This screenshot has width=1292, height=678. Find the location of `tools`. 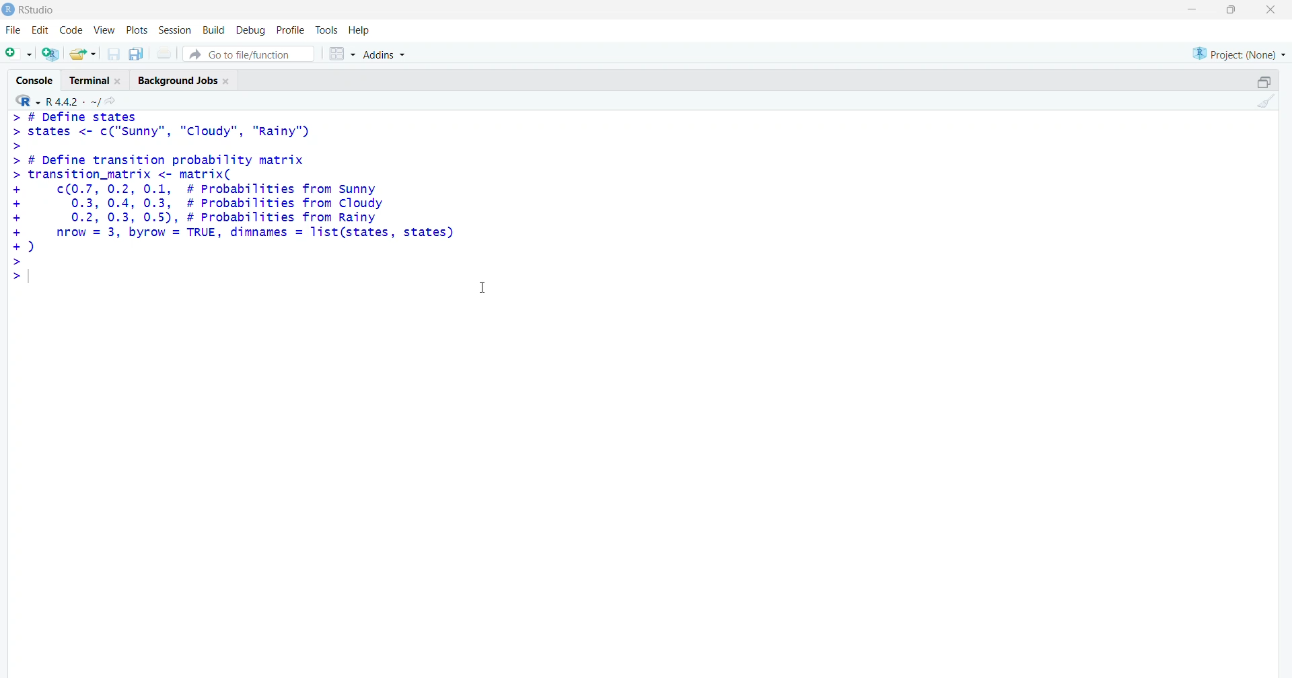

tools is located at coordinates (328, 28).